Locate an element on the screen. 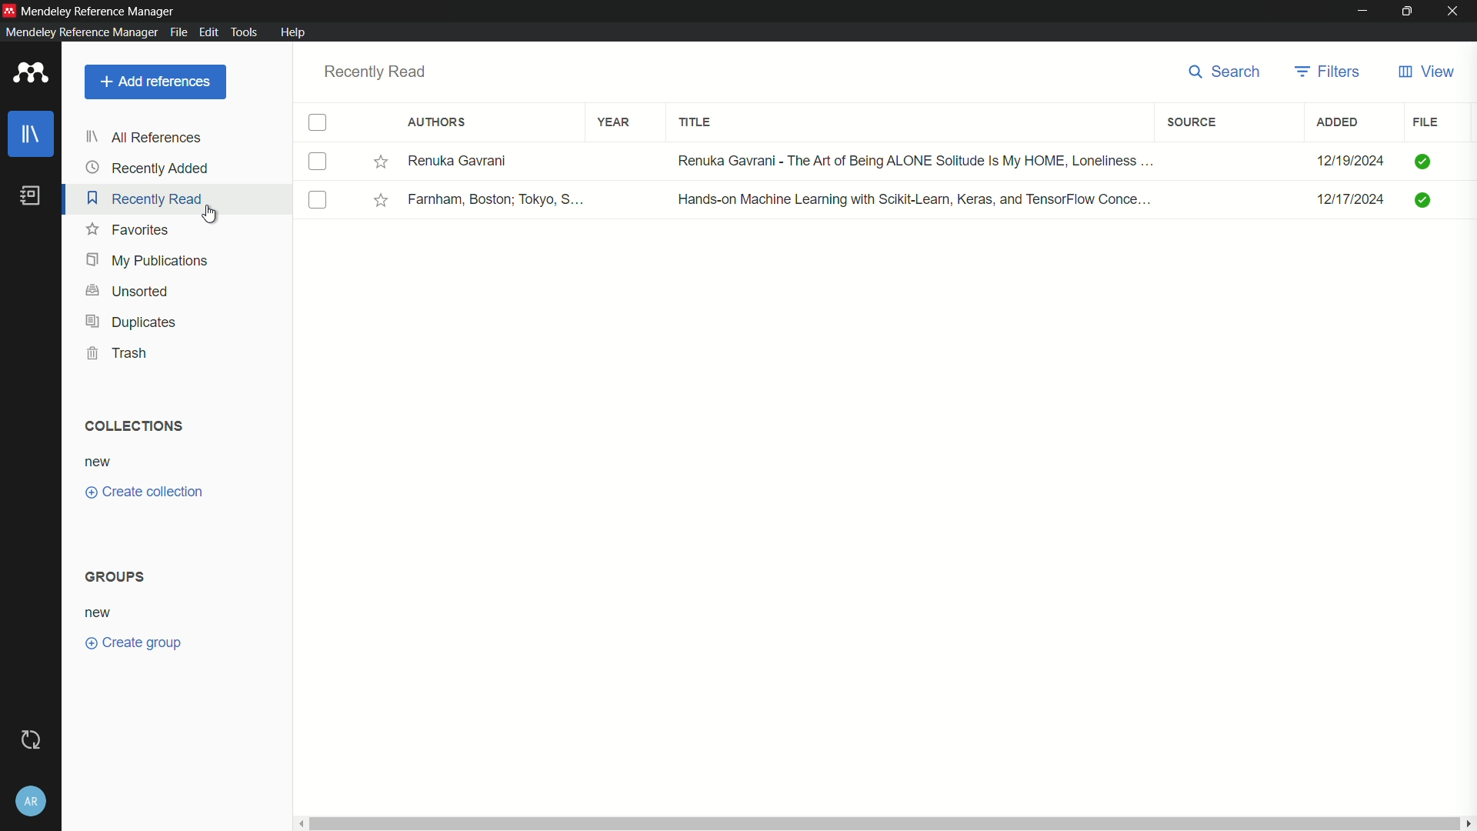  add reference is located at coordinates (156, 82).